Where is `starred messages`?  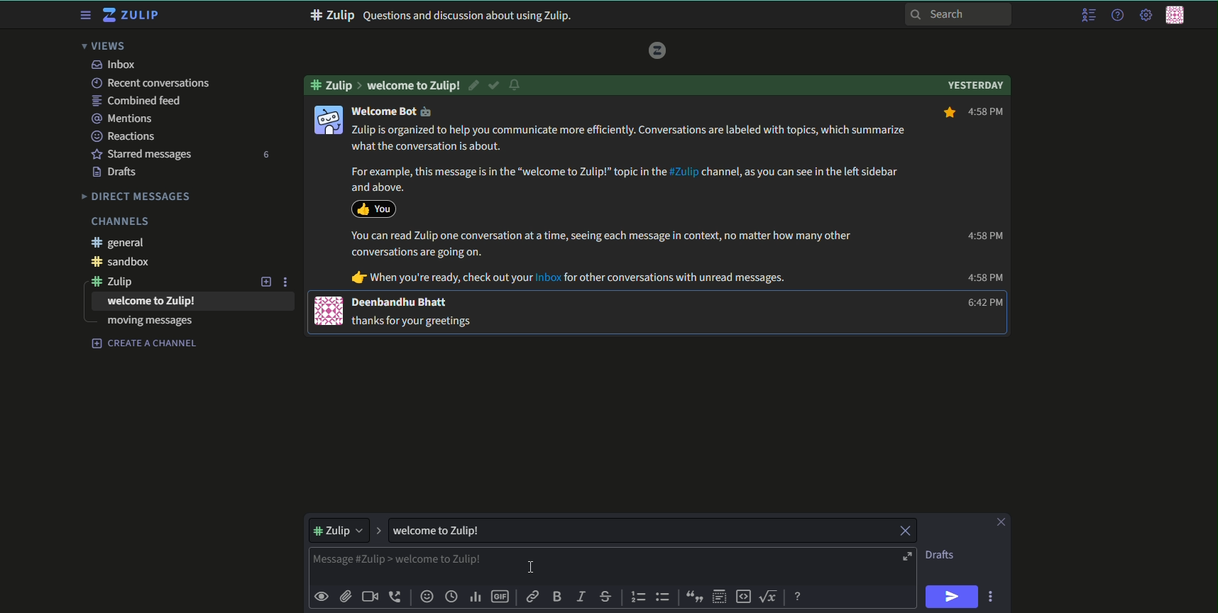
starred messages is located at coordinates (141, 153).